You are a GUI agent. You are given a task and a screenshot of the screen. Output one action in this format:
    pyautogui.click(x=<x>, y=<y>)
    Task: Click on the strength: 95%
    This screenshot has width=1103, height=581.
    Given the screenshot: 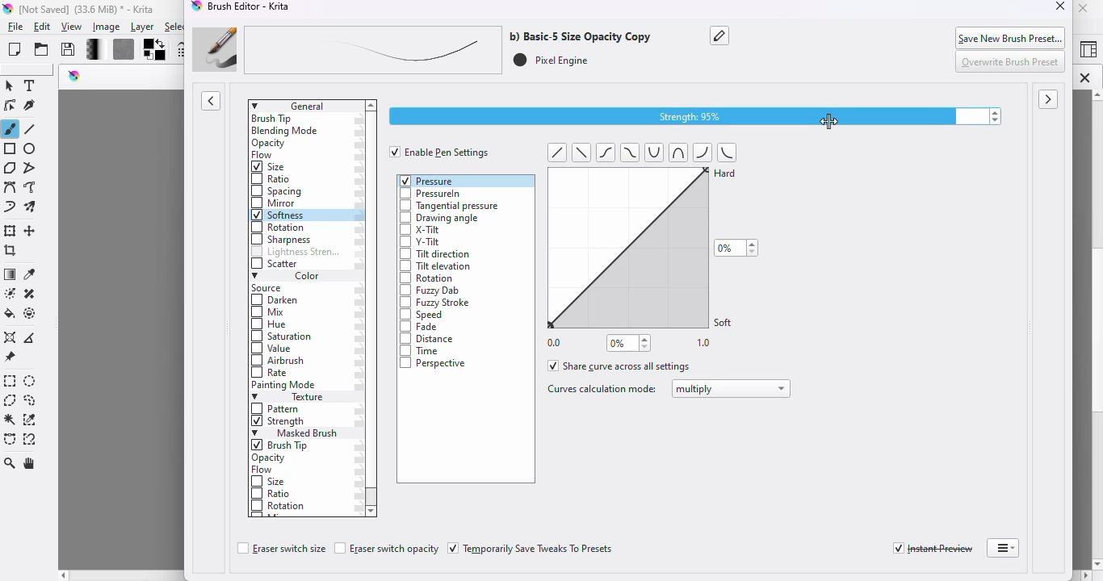 What is the action you would take?
    pyautogui.click(x=696, y=115)
    